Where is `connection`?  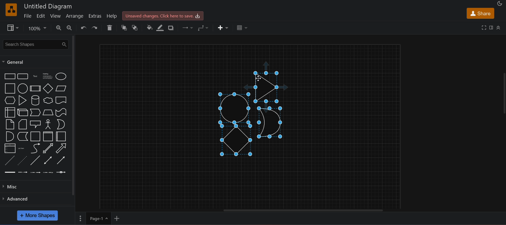
connection is located at coordinates (188, 28).